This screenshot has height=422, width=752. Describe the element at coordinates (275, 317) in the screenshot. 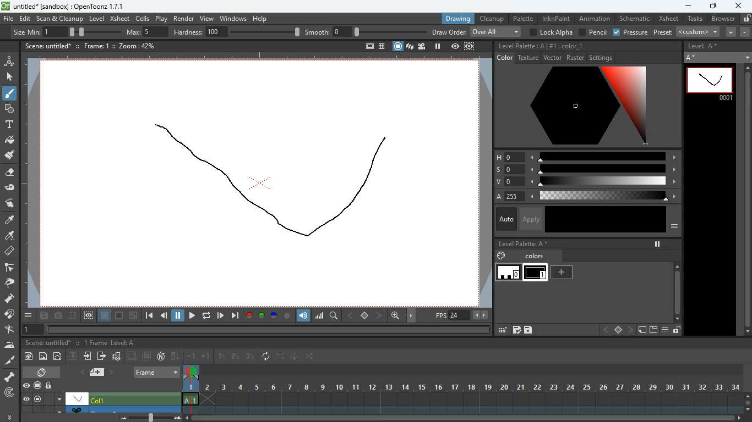

I see `blue` at that location.